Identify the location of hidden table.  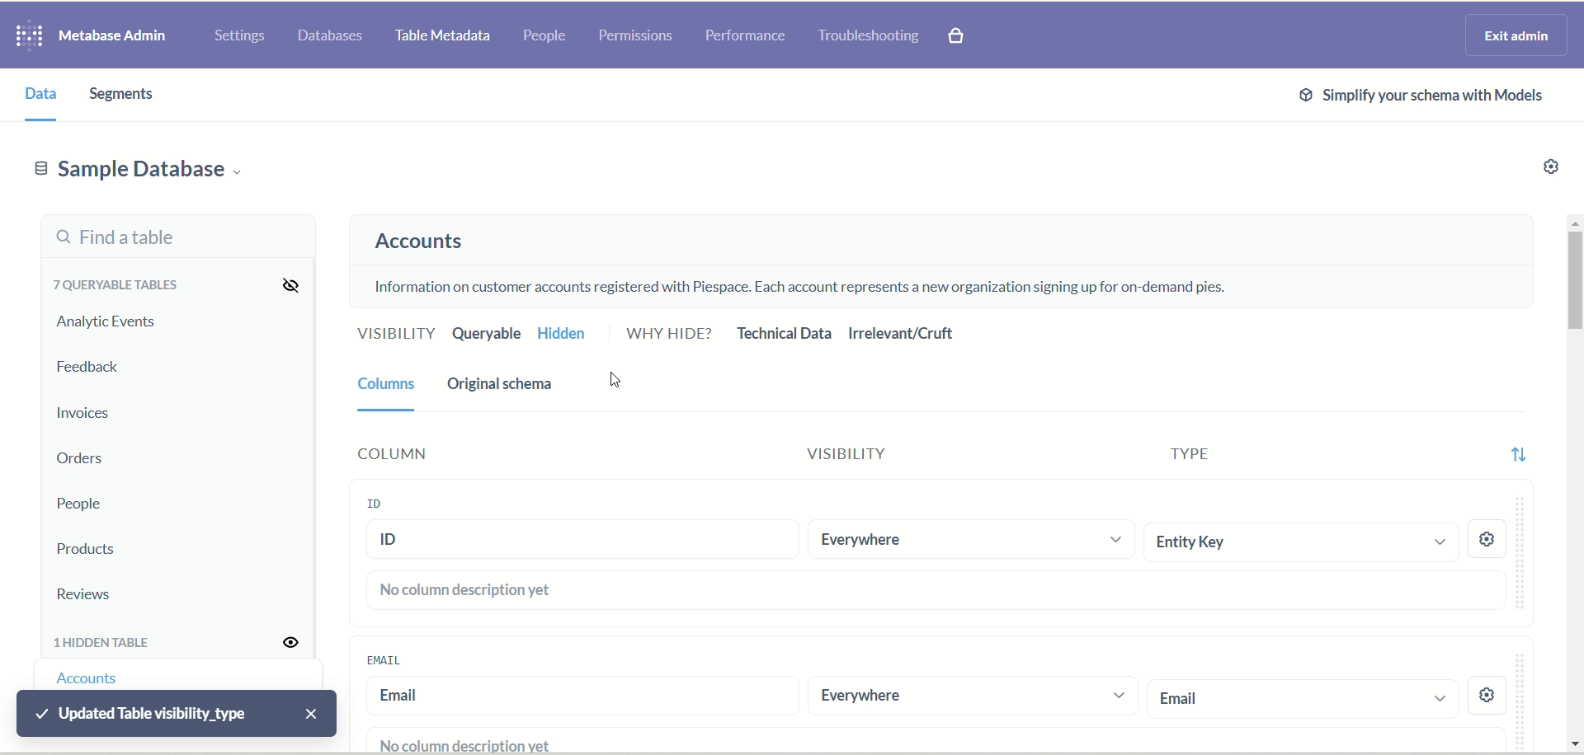
(113, 644).